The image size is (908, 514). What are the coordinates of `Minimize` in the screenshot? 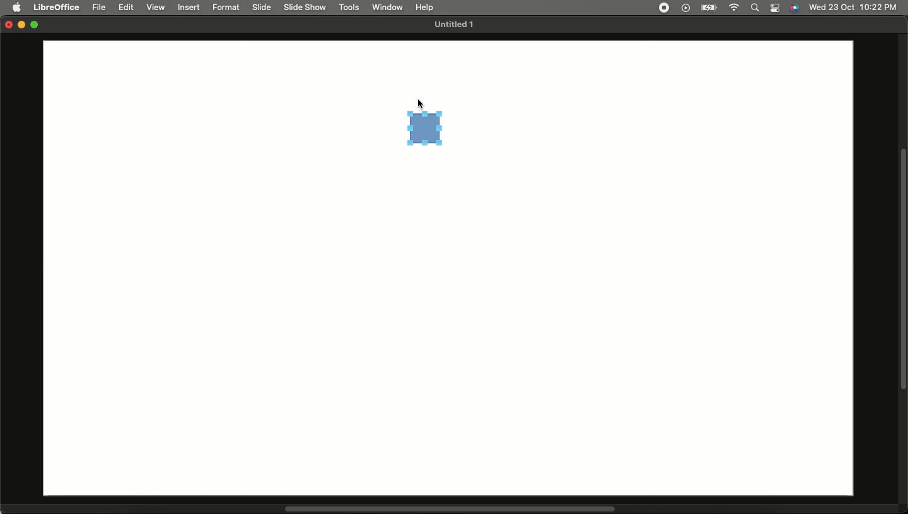 It's located at (22, 26).